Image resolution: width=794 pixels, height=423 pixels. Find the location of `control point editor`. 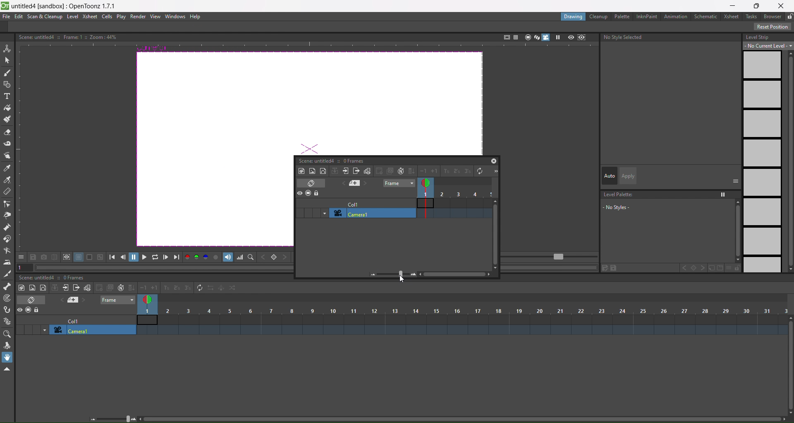

control point editor is located at coordinates (7, 204).